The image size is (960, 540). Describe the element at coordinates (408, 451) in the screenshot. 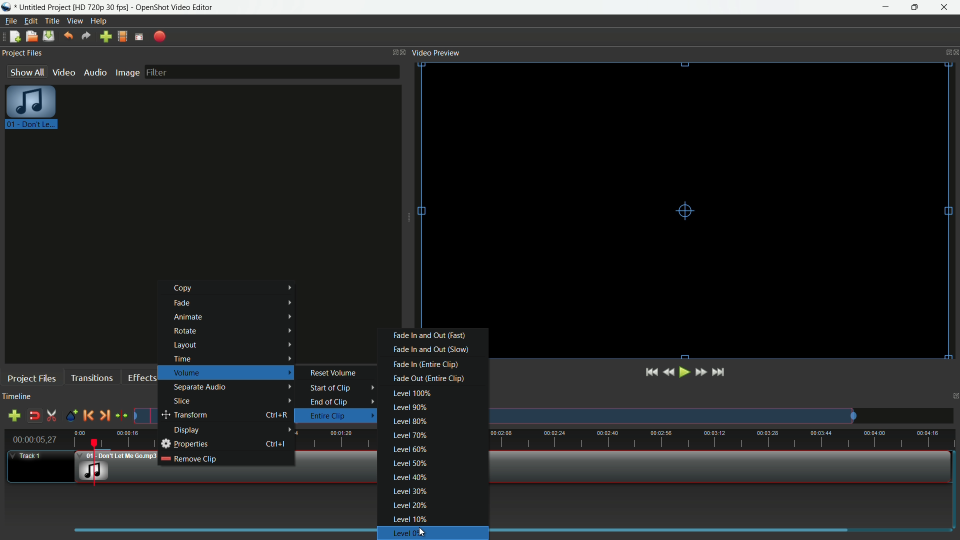

I see `level 60%` at that location.